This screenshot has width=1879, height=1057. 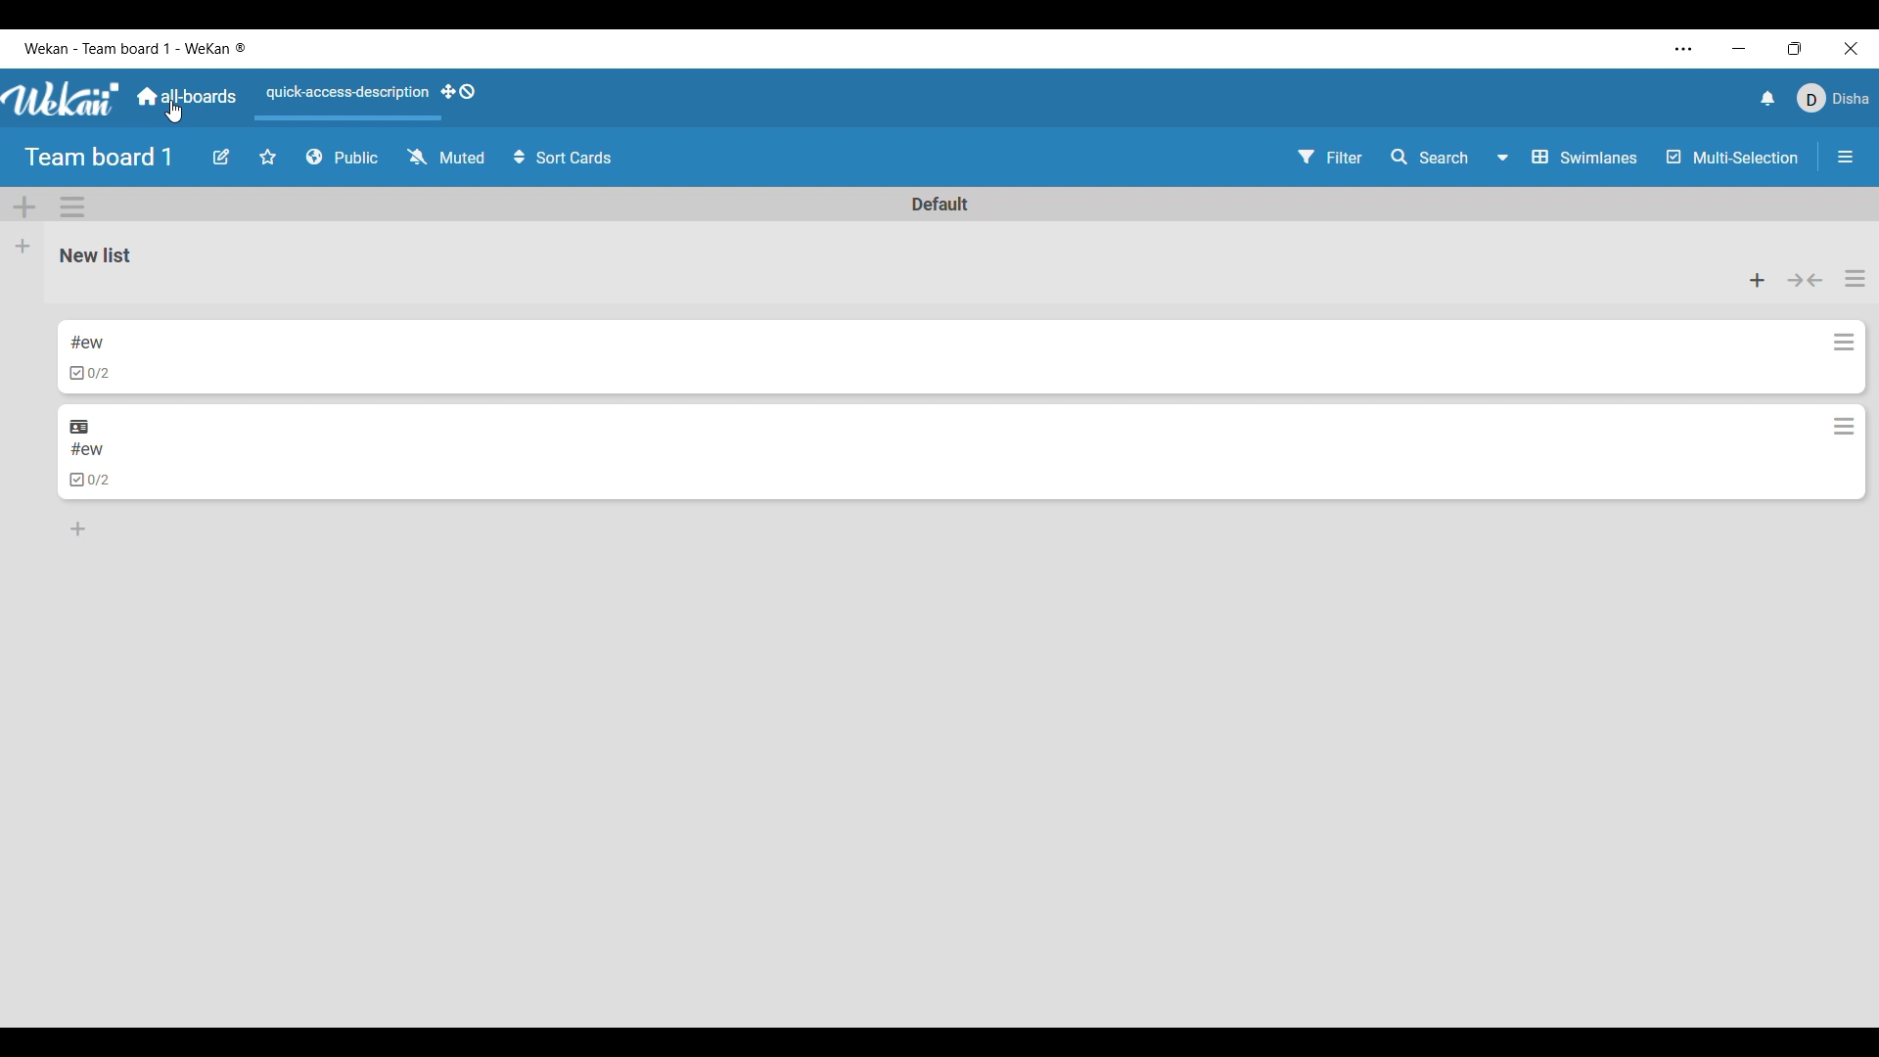 I want to click on More, so click(x=1845, y=154).